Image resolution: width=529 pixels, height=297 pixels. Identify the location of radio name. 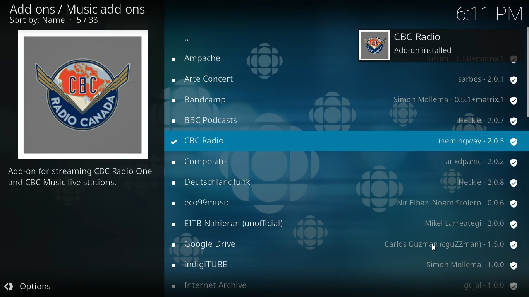
(206, 263).